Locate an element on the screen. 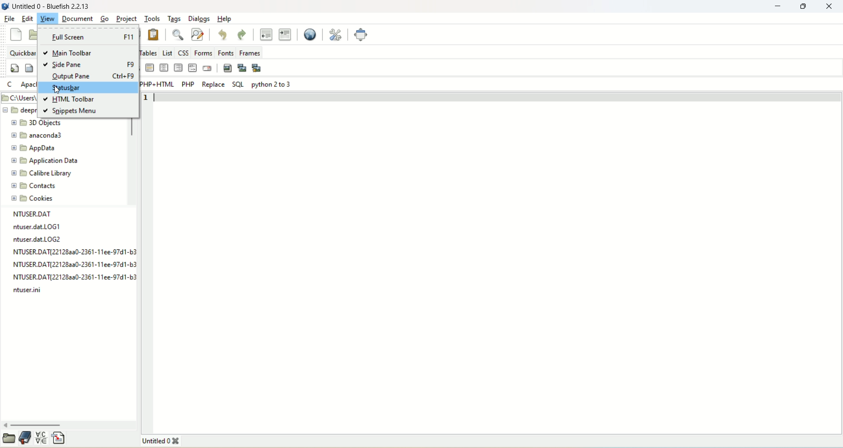  PHP+HTML is located at coordinates (156, 84).